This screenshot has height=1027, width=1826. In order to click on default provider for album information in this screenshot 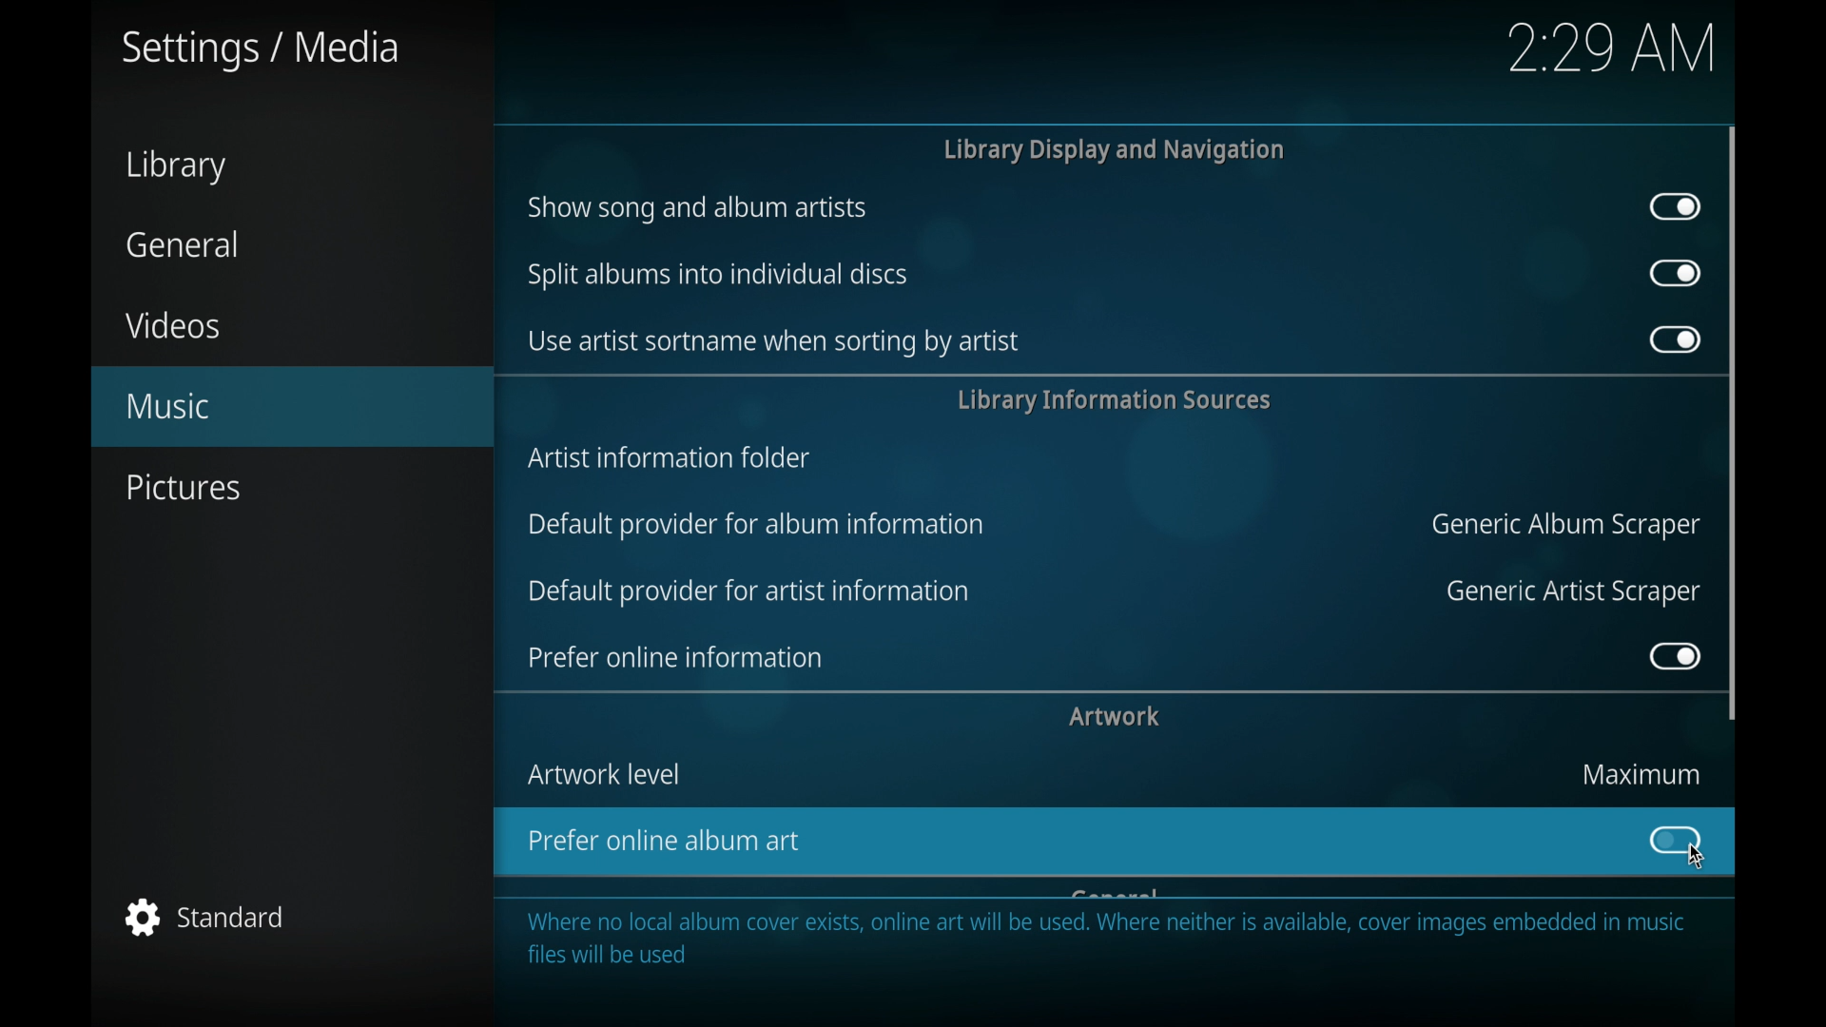, I will do `click(757, 526)`.